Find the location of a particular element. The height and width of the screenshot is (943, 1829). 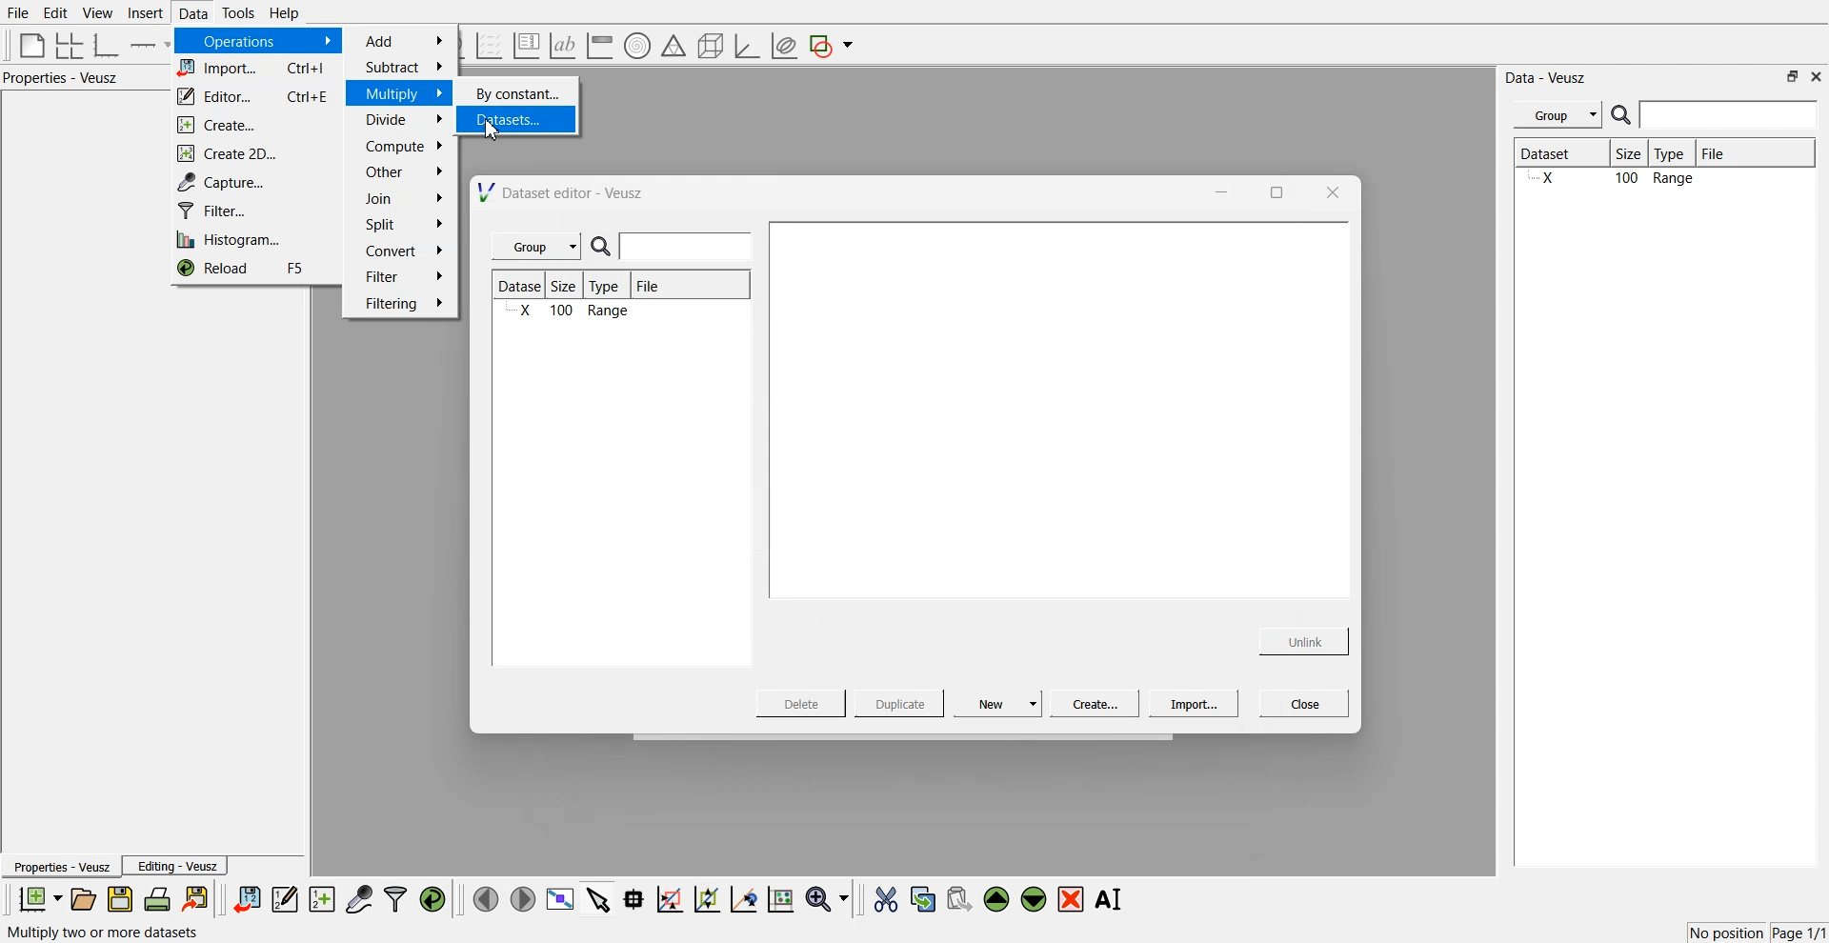

polar graph is located at coordinates (636, 48).